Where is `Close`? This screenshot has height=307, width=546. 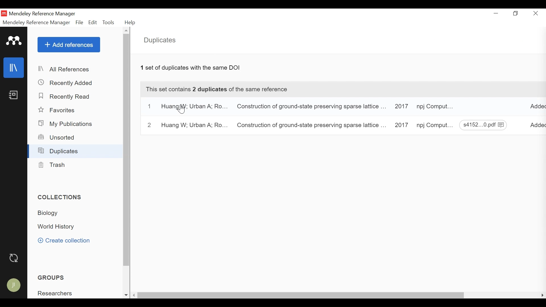 Close is located at coordinates (536, 13).